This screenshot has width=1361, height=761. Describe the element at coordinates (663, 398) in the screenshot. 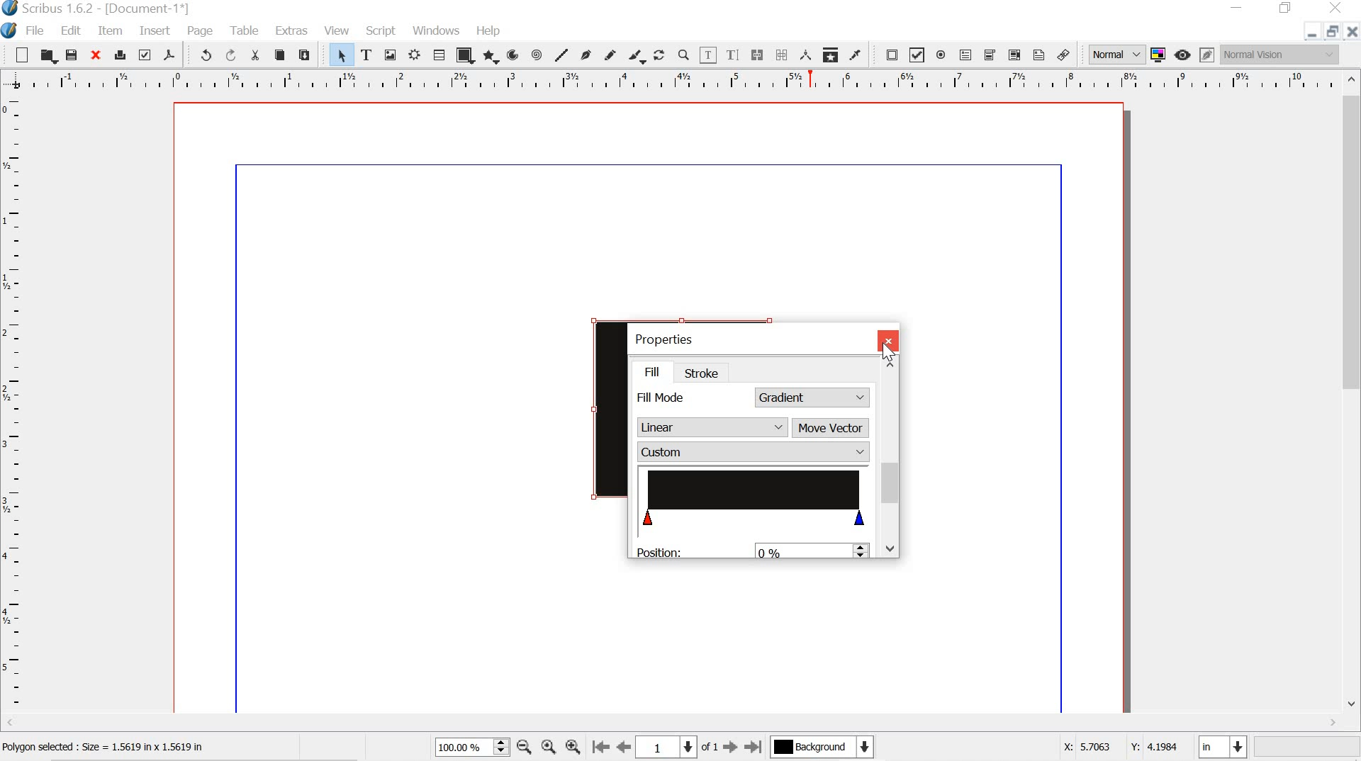

I see `fill mode` at that location.